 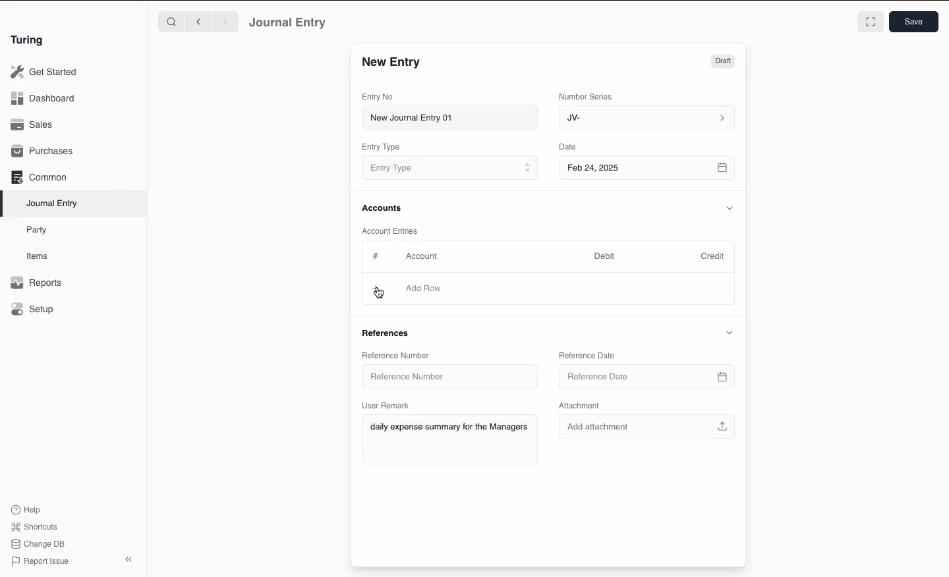 What do you see at coordinates (45, 72) in the screenshot?
I see `Get Started` at bounding box center [45, 72].